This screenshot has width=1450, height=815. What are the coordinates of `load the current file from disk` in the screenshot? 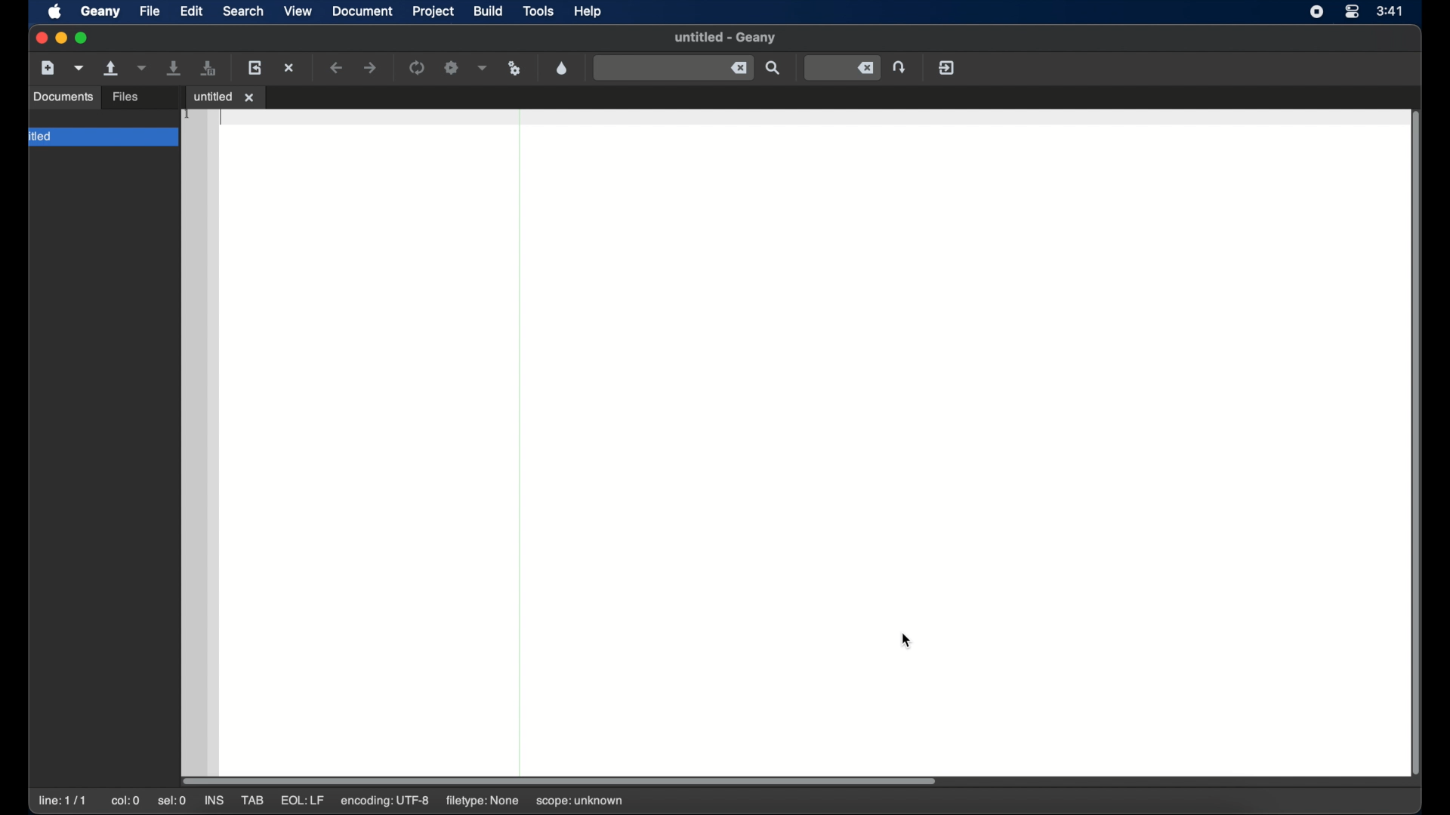 It's located at (255, 69).